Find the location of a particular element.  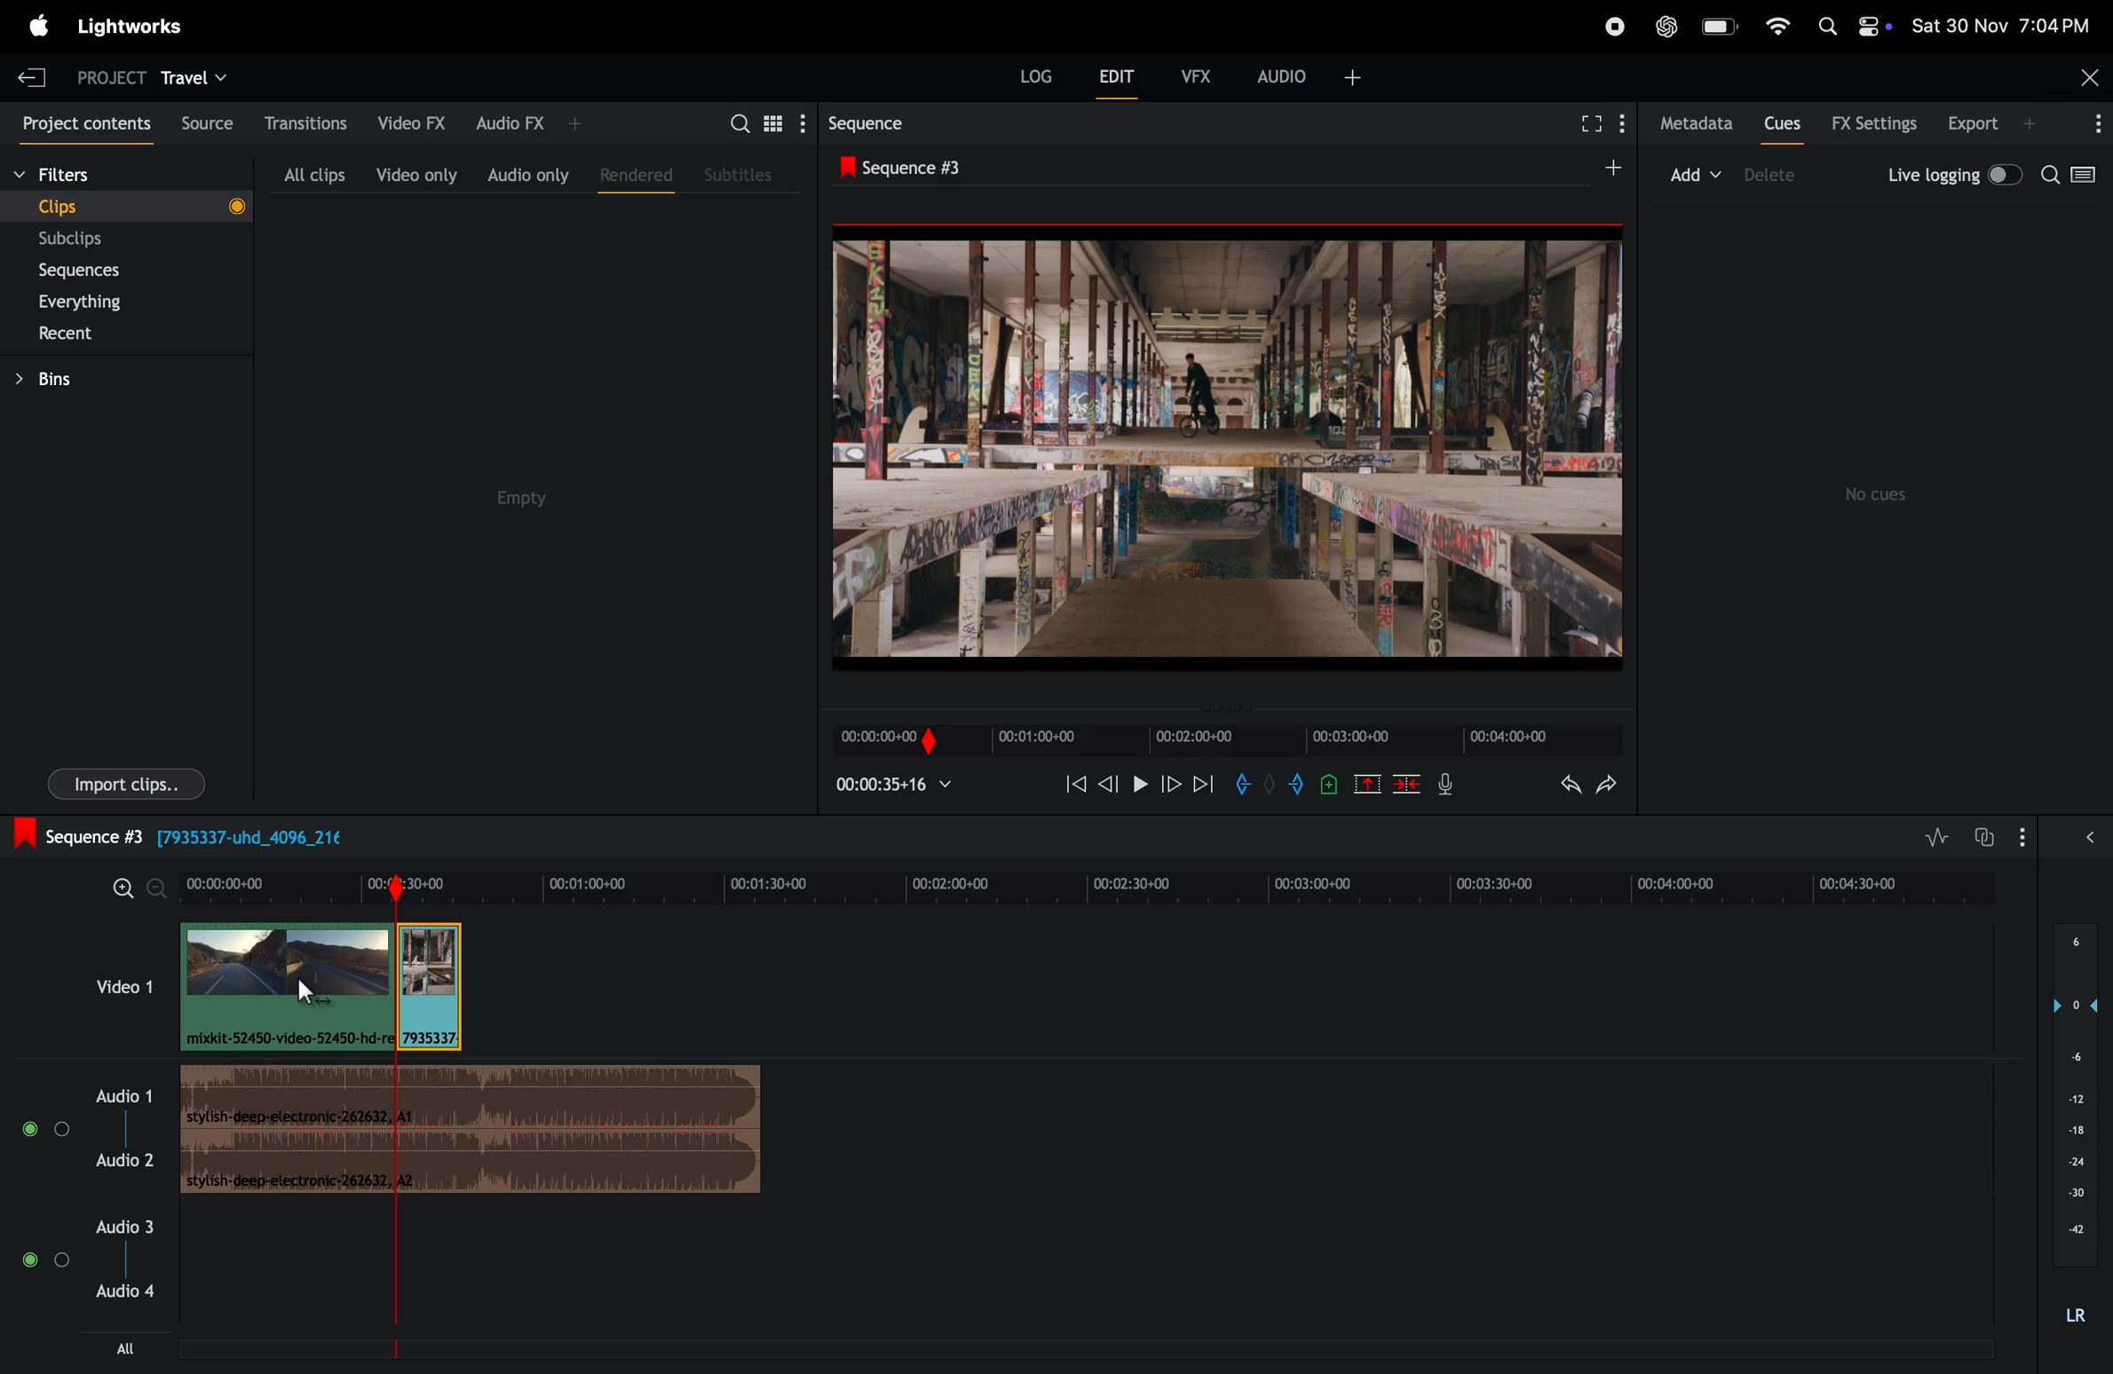

all clips is located at coordinates (313, 170).